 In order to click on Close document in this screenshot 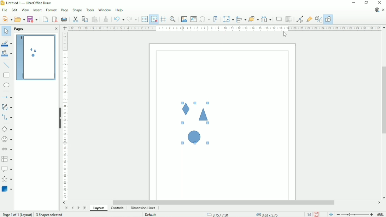, I will do `click(383, 10)`.